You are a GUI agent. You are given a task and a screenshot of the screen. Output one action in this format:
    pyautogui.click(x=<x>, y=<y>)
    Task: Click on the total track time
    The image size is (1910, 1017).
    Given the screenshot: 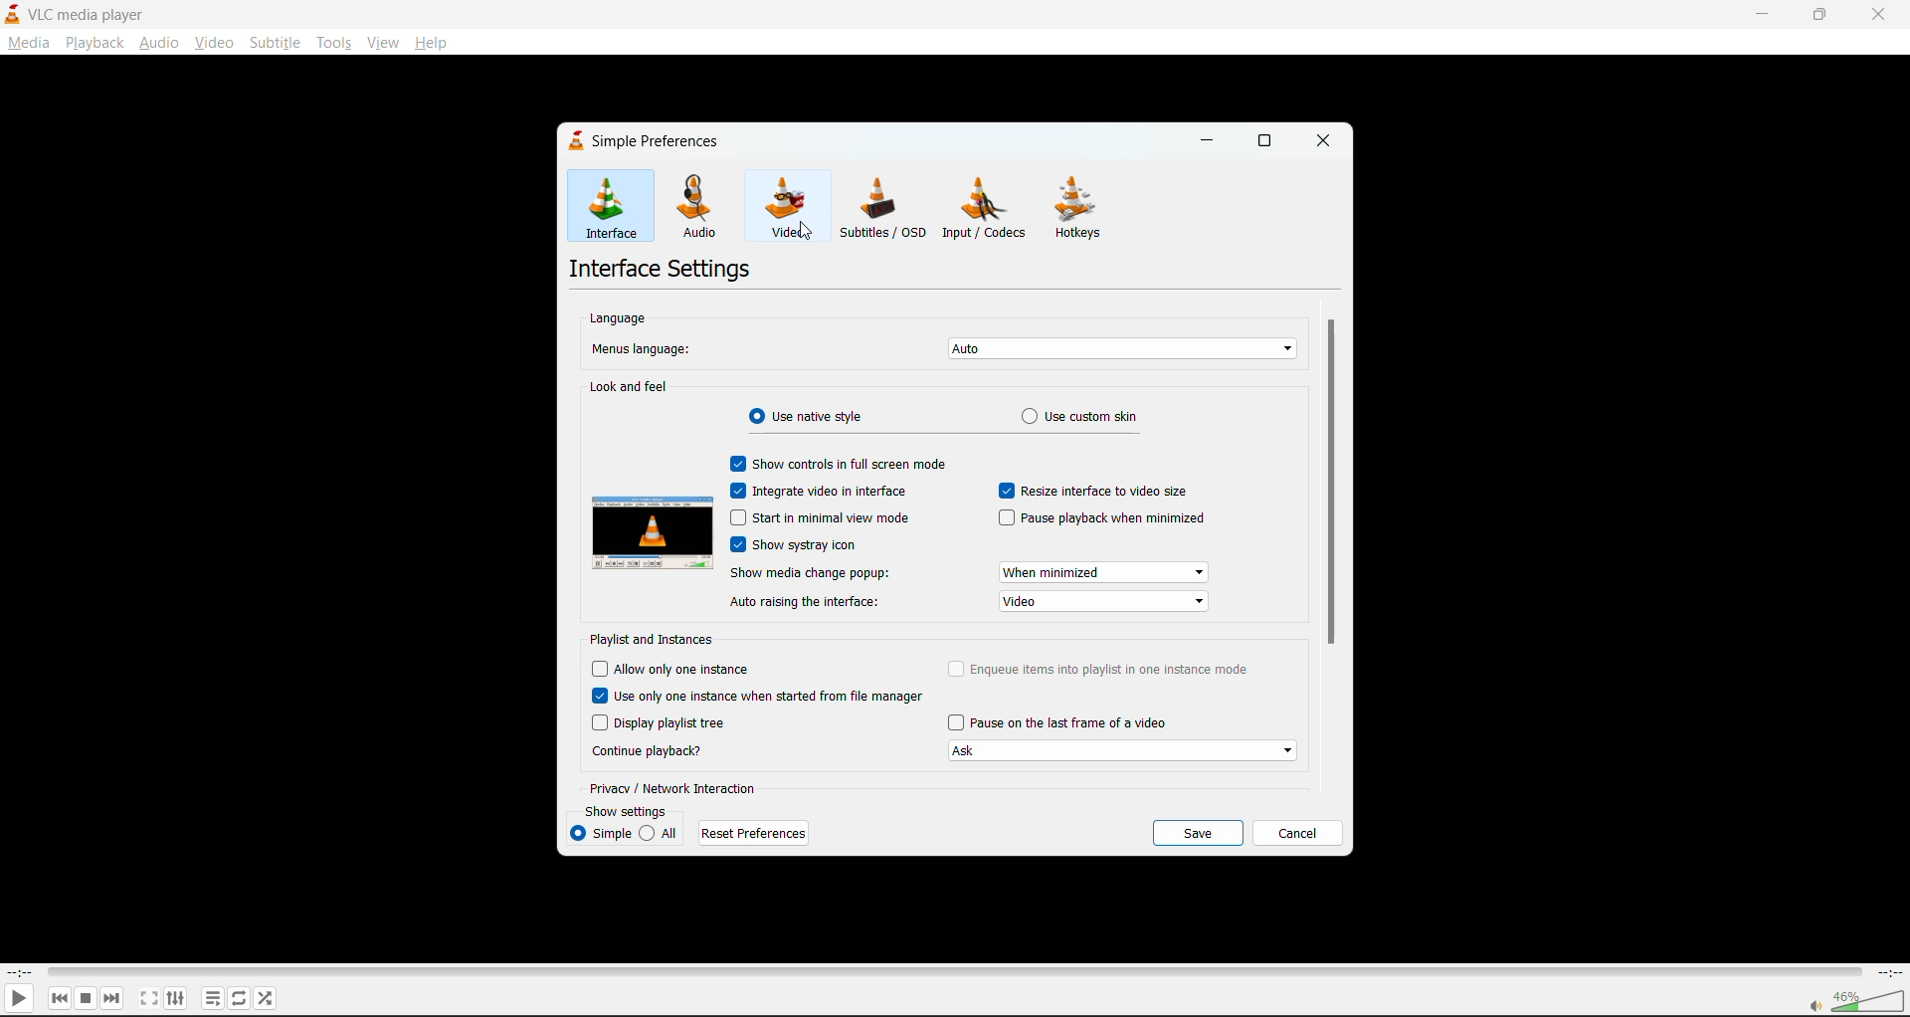 What is the action you would take?
    pyautogui.click(x=1888, y=971)
    